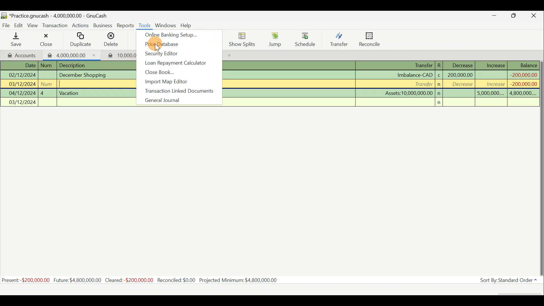 The width and height of the screenshot is (544, 306). I want to click on Vacation, so click(70, 92).